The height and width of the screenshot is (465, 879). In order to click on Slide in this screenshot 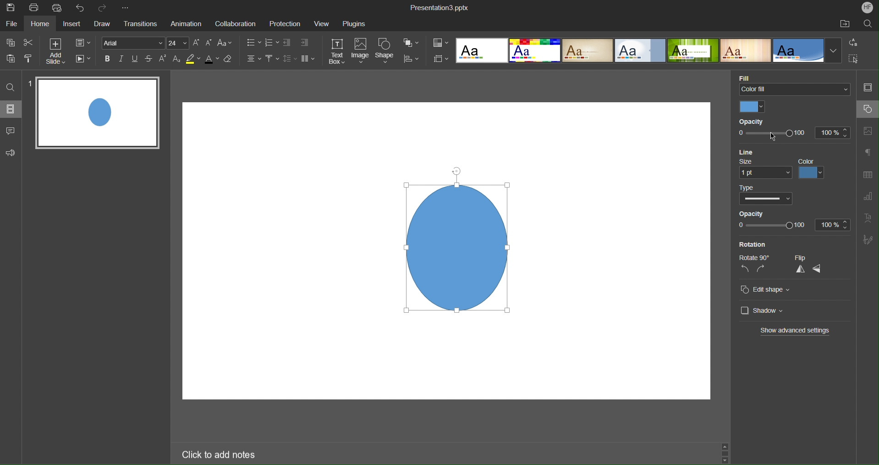, I will do `click(99, 113)`.